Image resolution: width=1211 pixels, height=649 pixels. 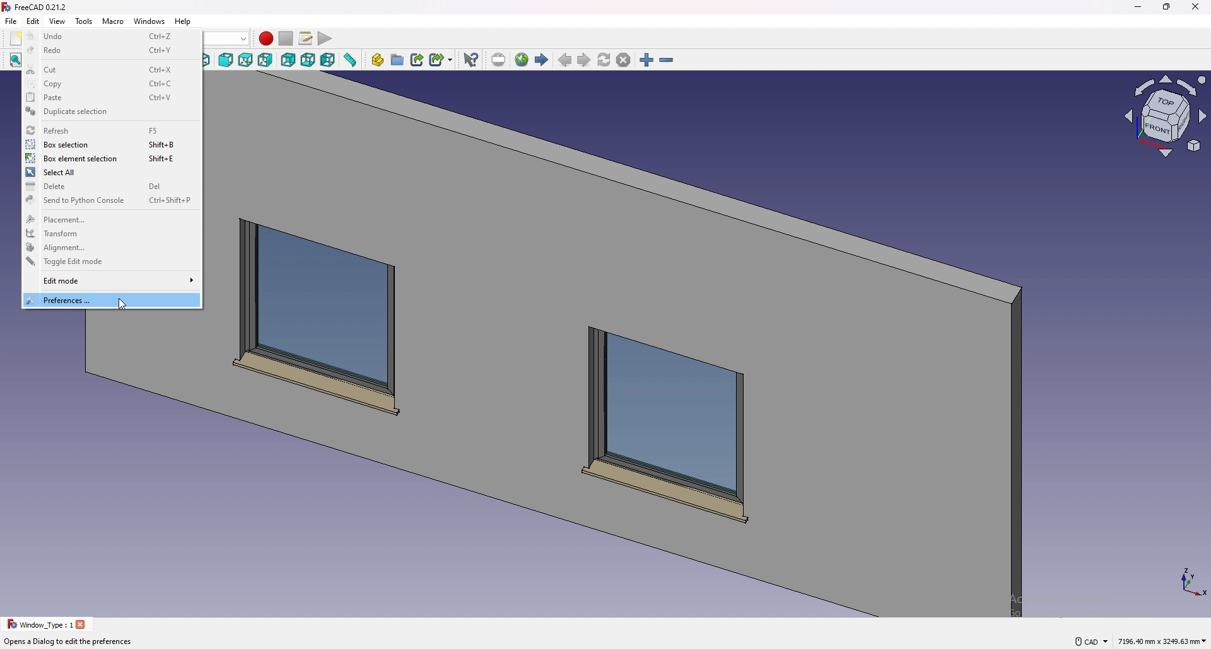 I want to click on stop loading, so click(x=624, y=60).